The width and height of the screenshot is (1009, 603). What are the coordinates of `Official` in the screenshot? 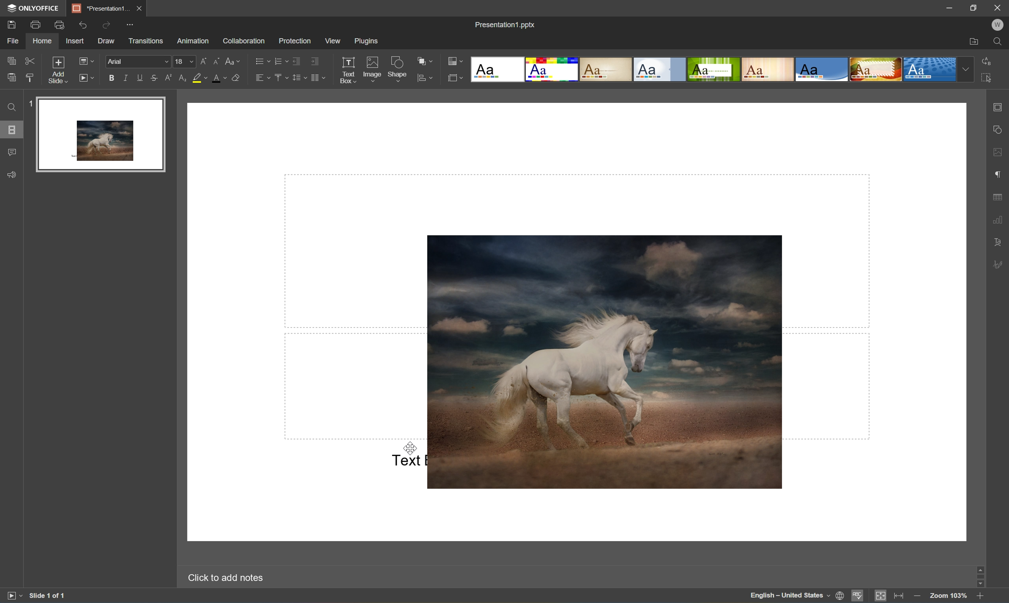 It's located at (660, 69).